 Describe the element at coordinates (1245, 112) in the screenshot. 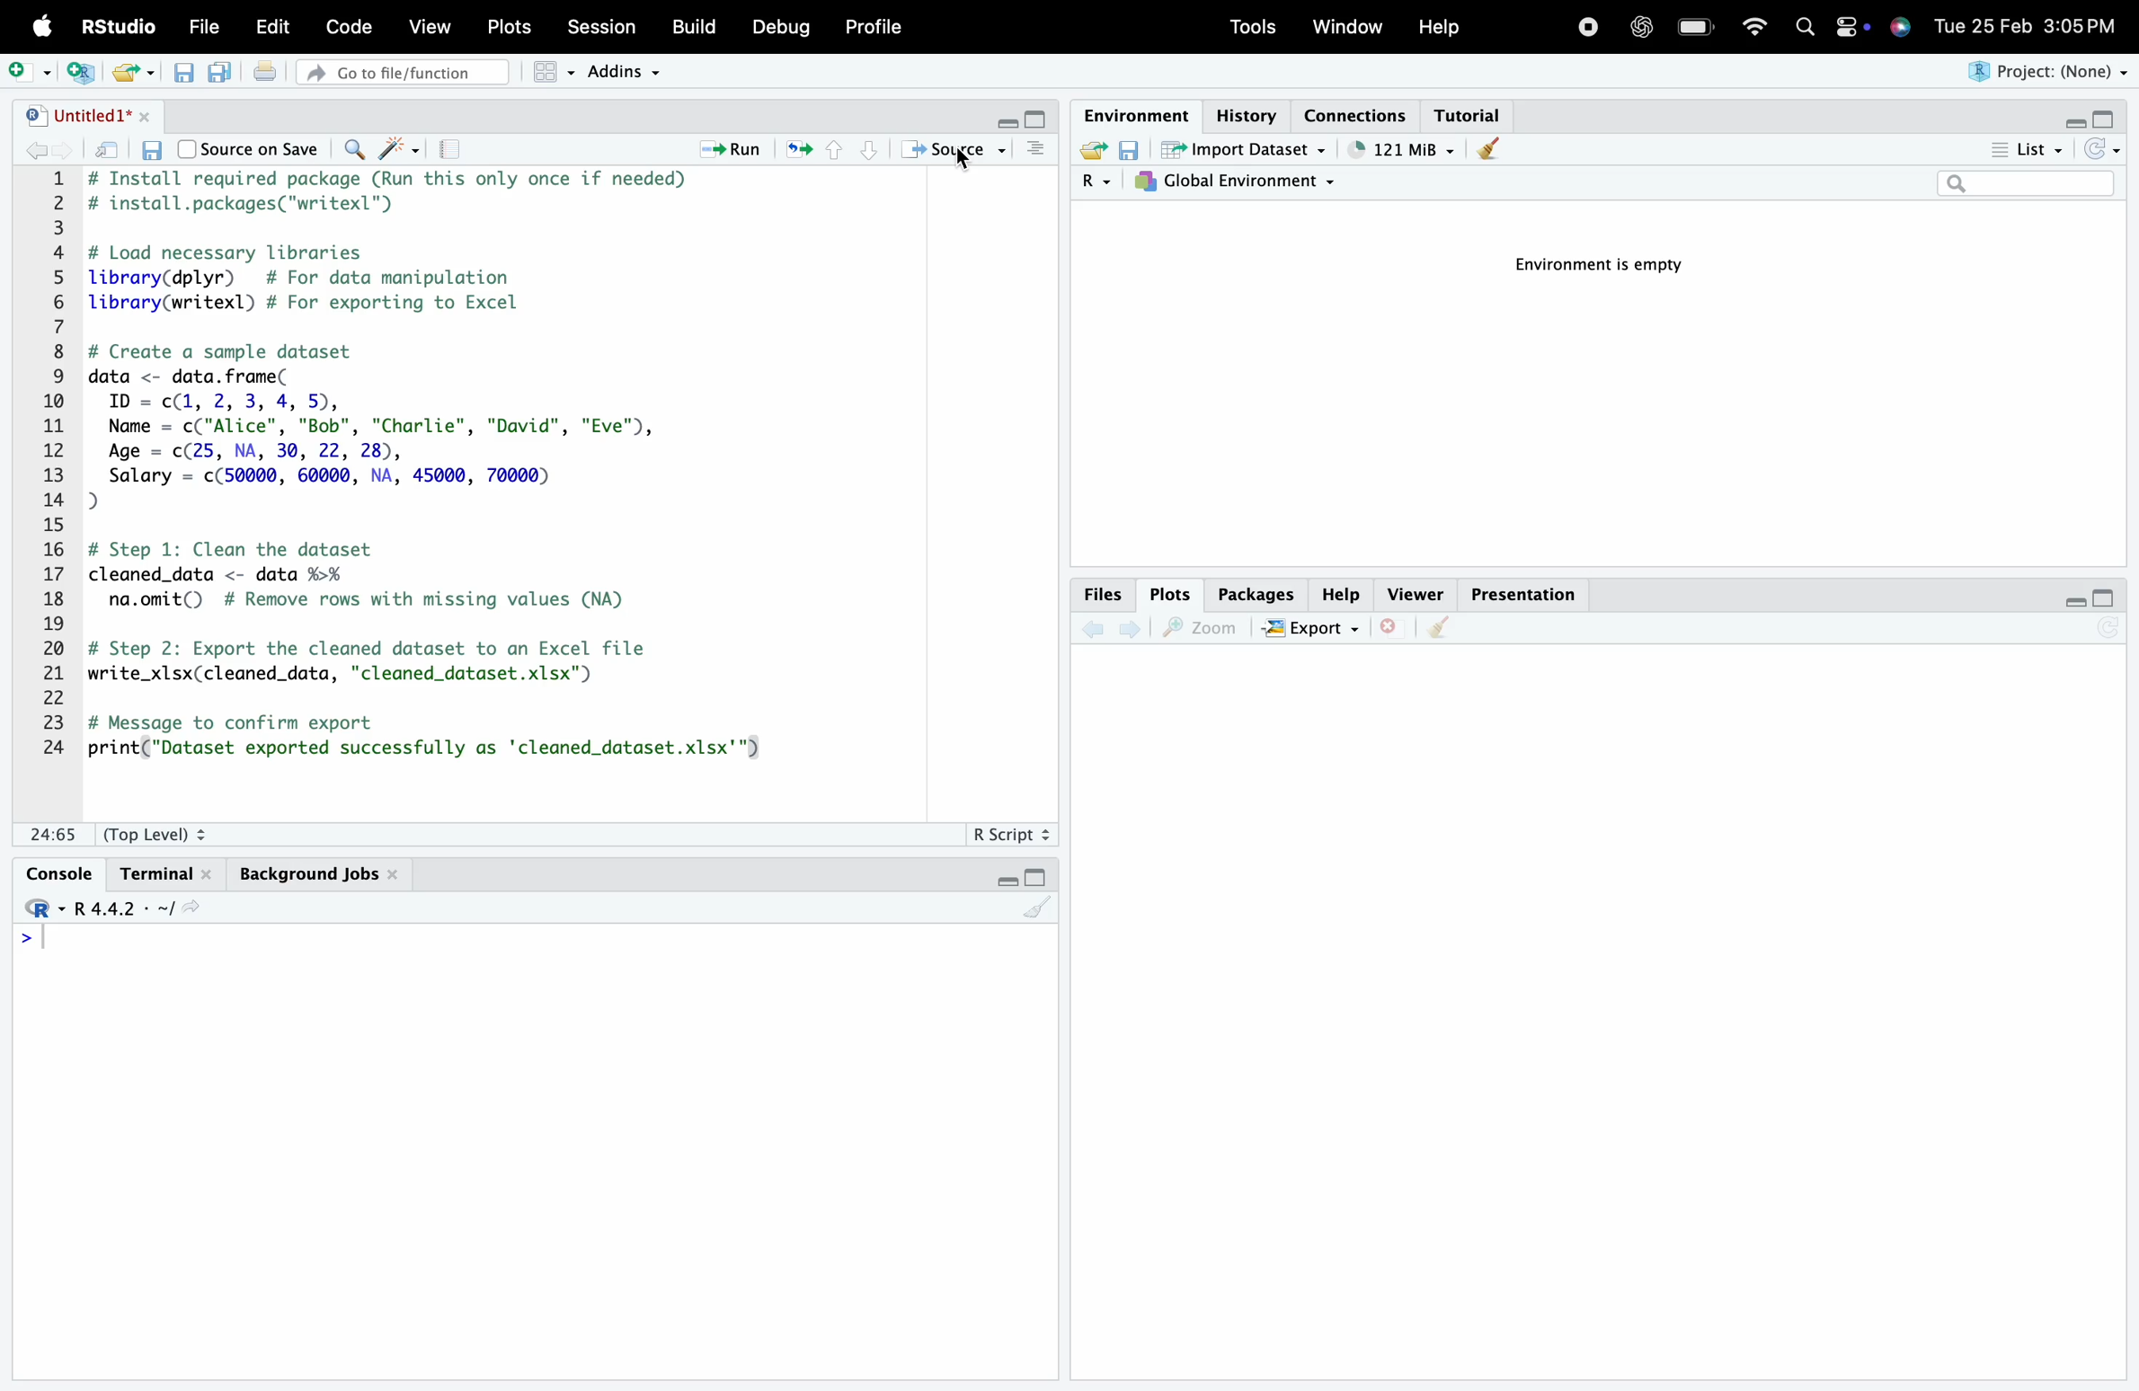

I see `History` at that location.